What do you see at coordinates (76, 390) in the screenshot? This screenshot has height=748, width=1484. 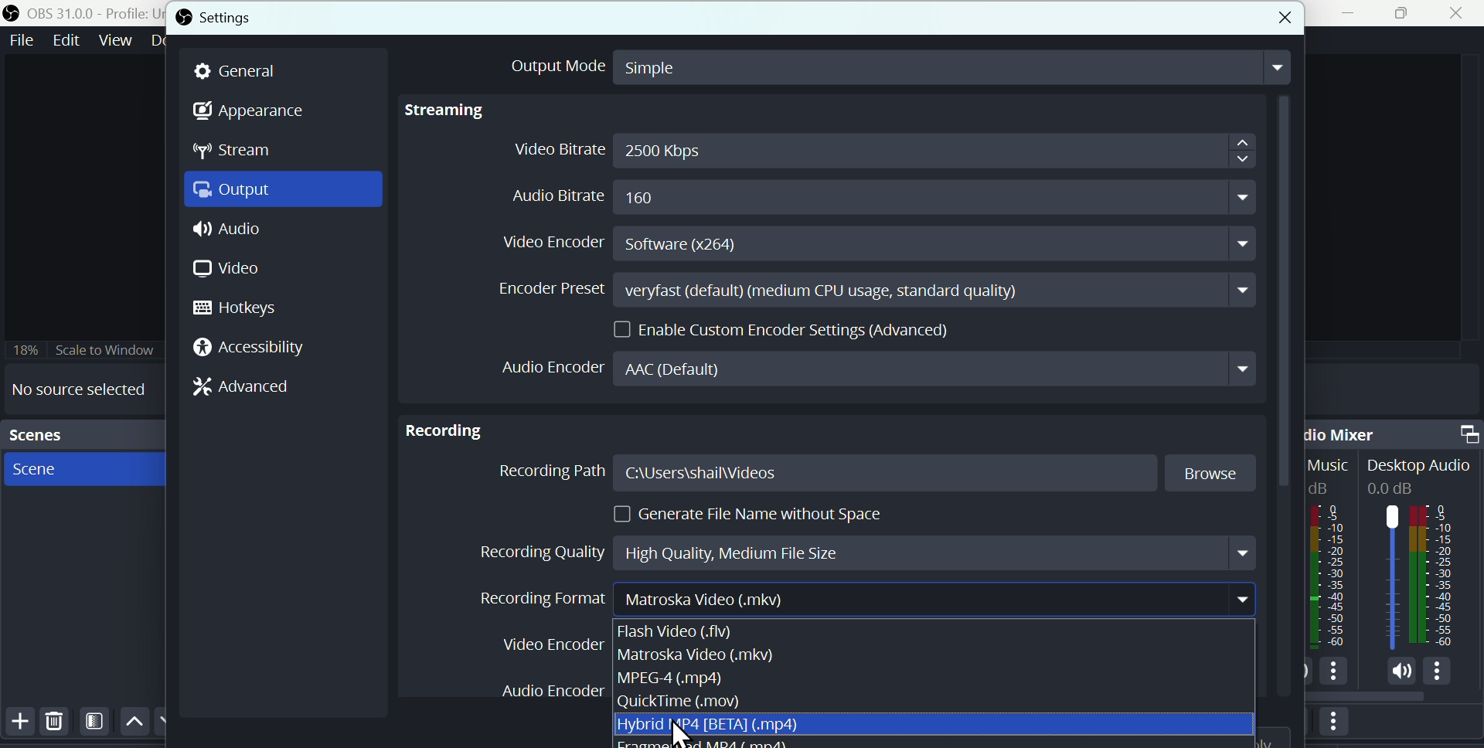 I see `No source selected` at bounding box center [76, 390].